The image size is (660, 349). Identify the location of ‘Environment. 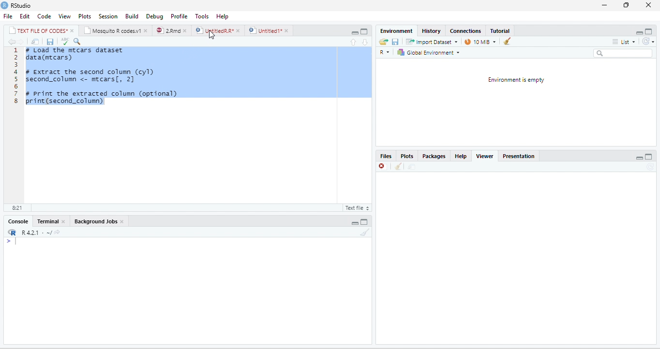
(395, 31).